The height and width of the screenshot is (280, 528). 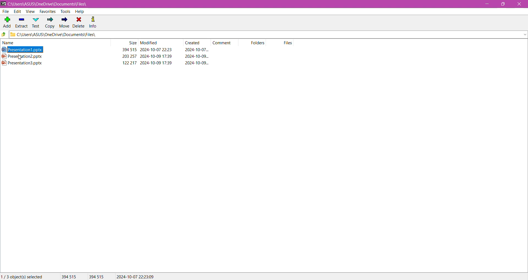 What do you see at coordinates (3, 4) in the screenshot?
I see `Application Logo` at bounding box center [3, 4].